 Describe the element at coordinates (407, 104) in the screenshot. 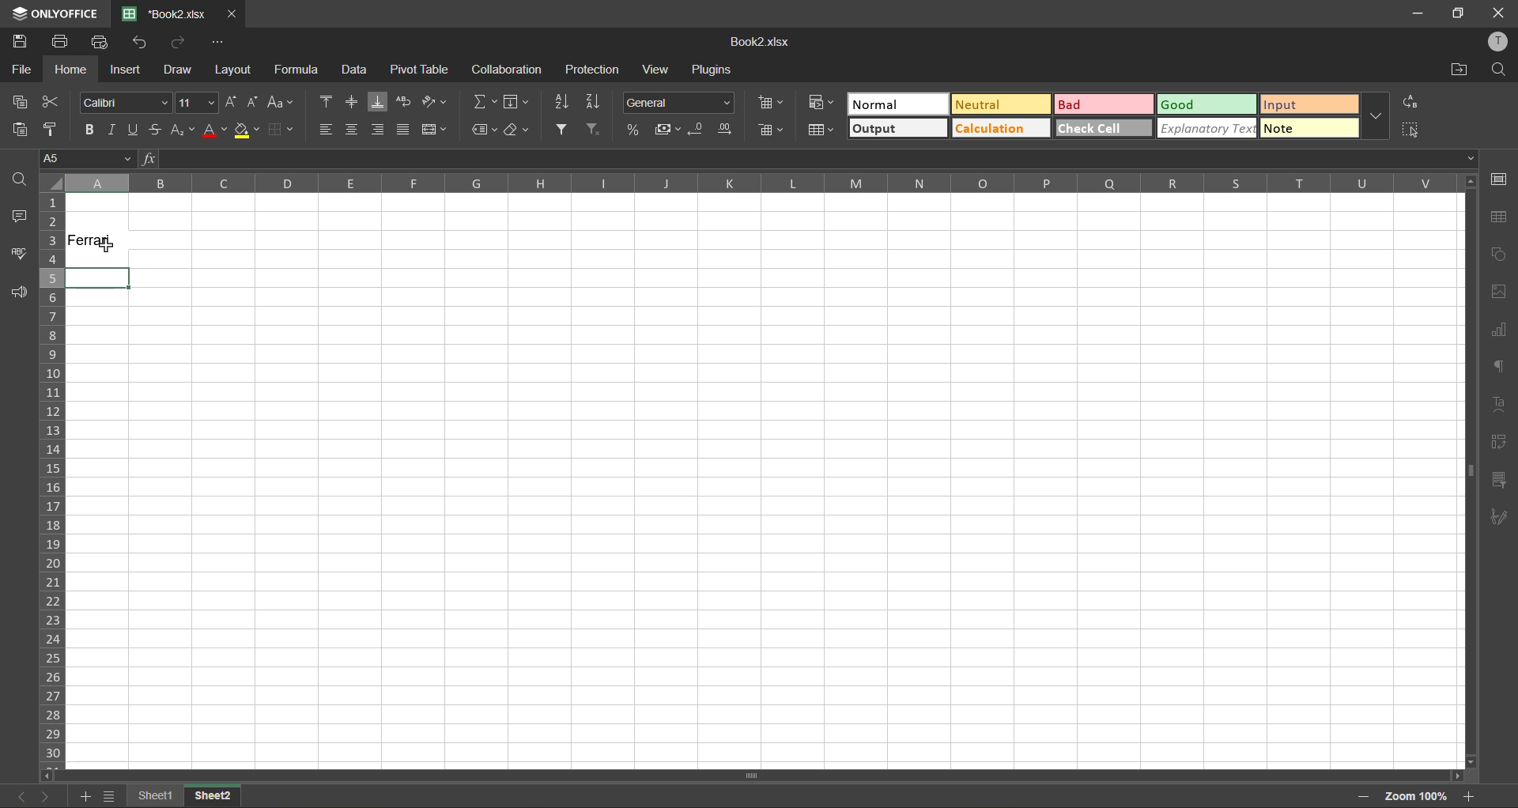

I see `wrap text` at that location.